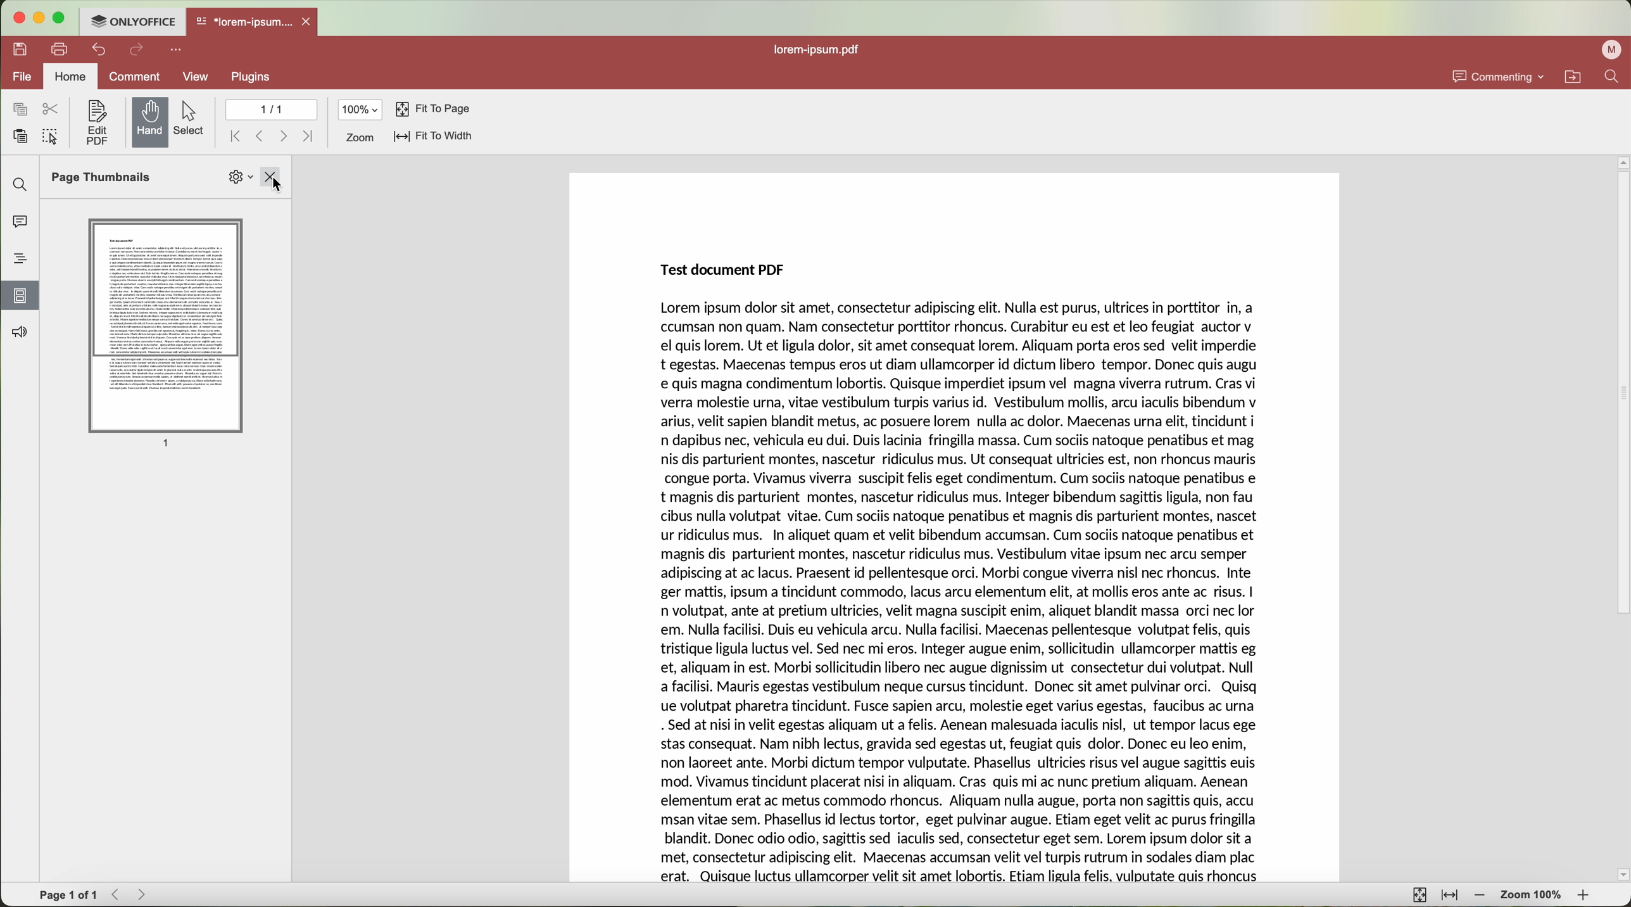  Describe the element at coordinates (104, 177) in the screenshot. I see `Page Thumbnails` at that location.